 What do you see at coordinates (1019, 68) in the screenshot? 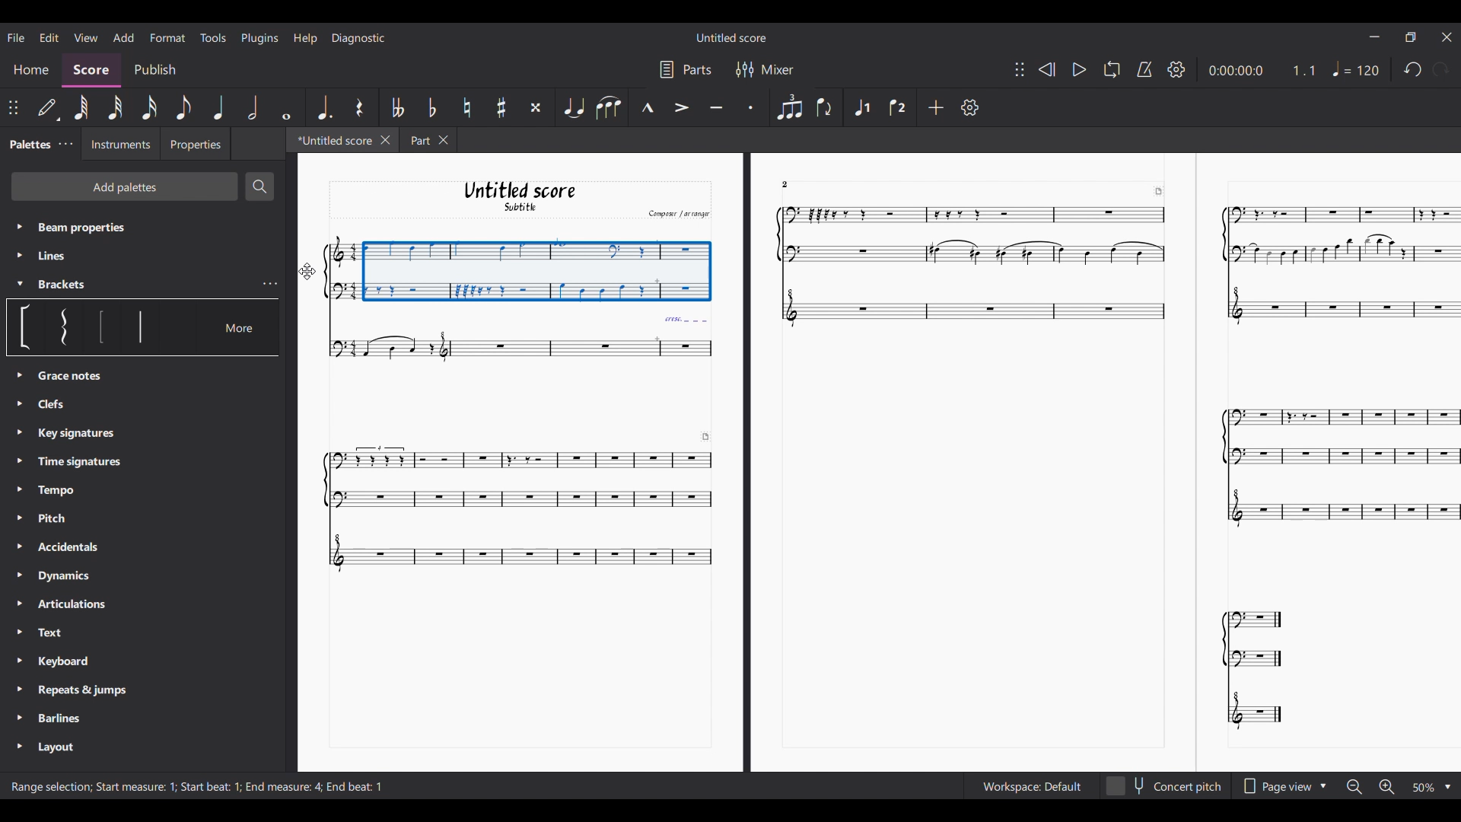
I see `Change position` at bounding box center [1019, 68].